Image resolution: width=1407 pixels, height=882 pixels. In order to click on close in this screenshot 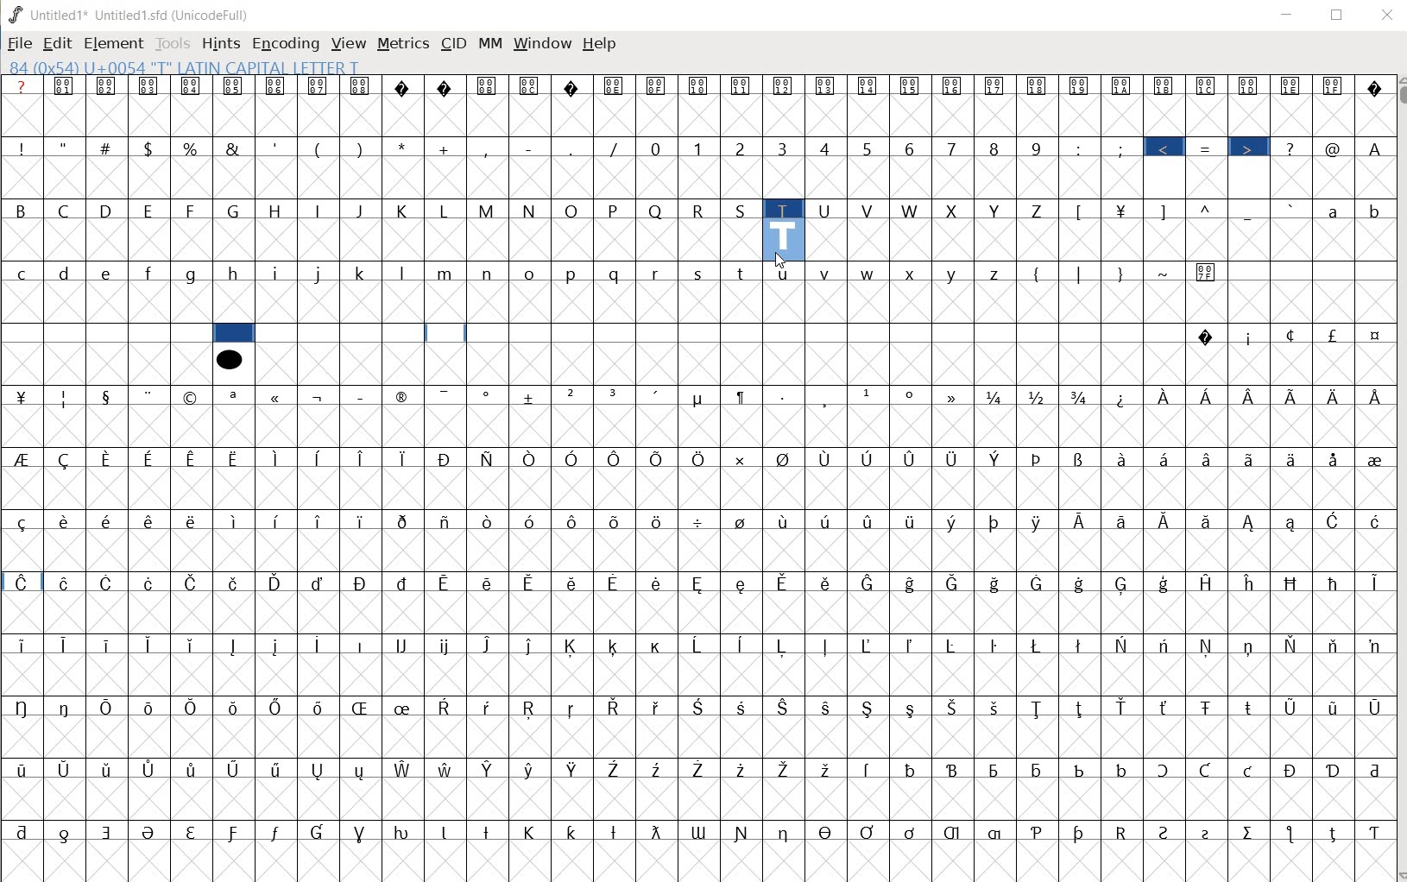, I will do `click(1389, 16)`.